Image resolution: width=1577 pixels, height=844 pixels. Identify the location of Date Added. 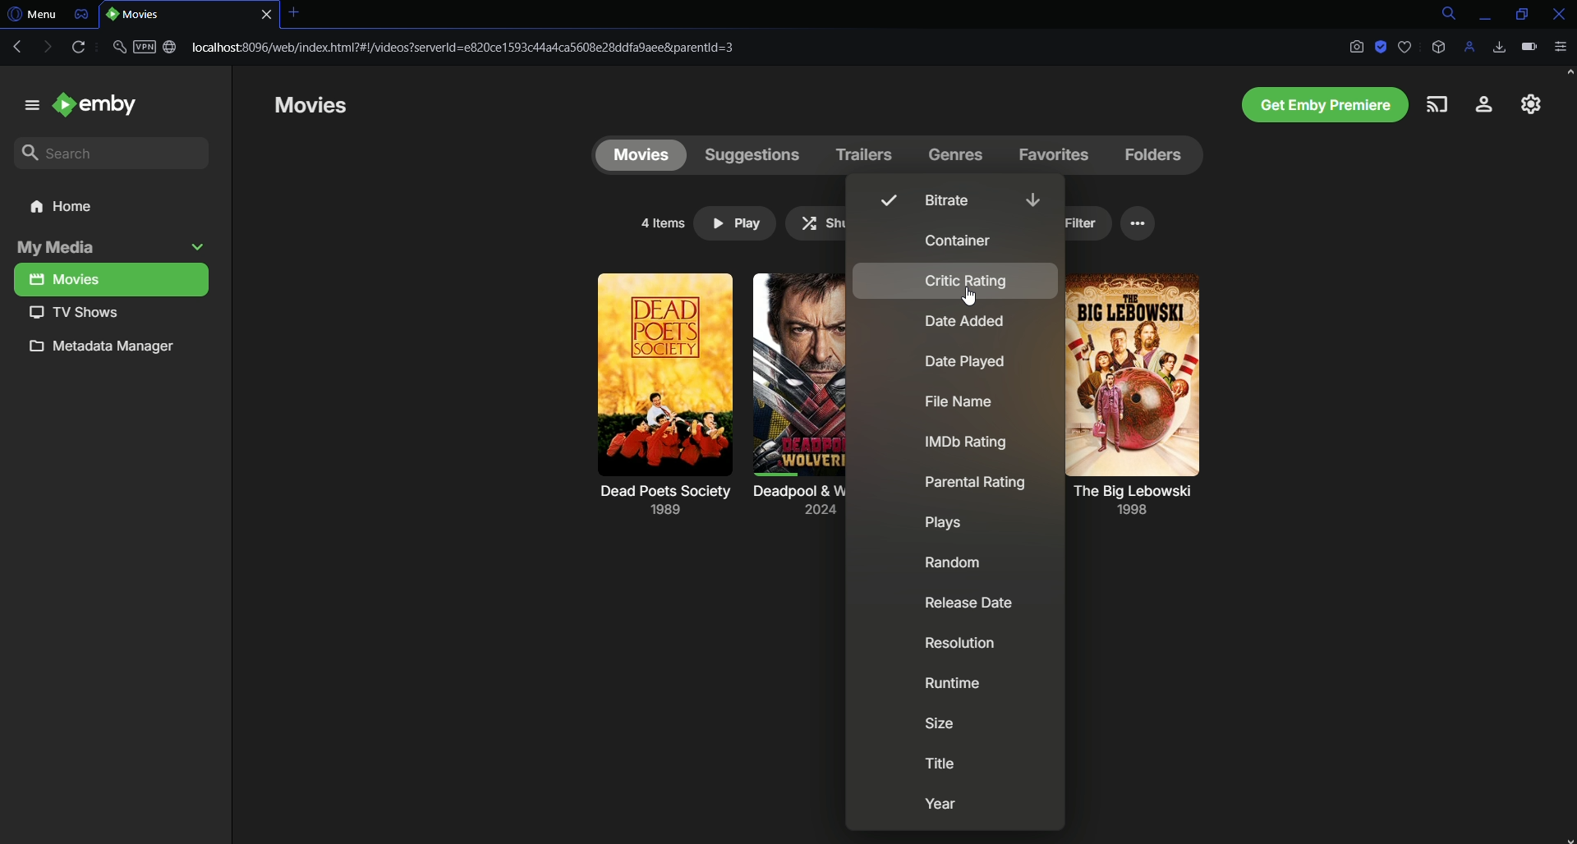
(962, 326).